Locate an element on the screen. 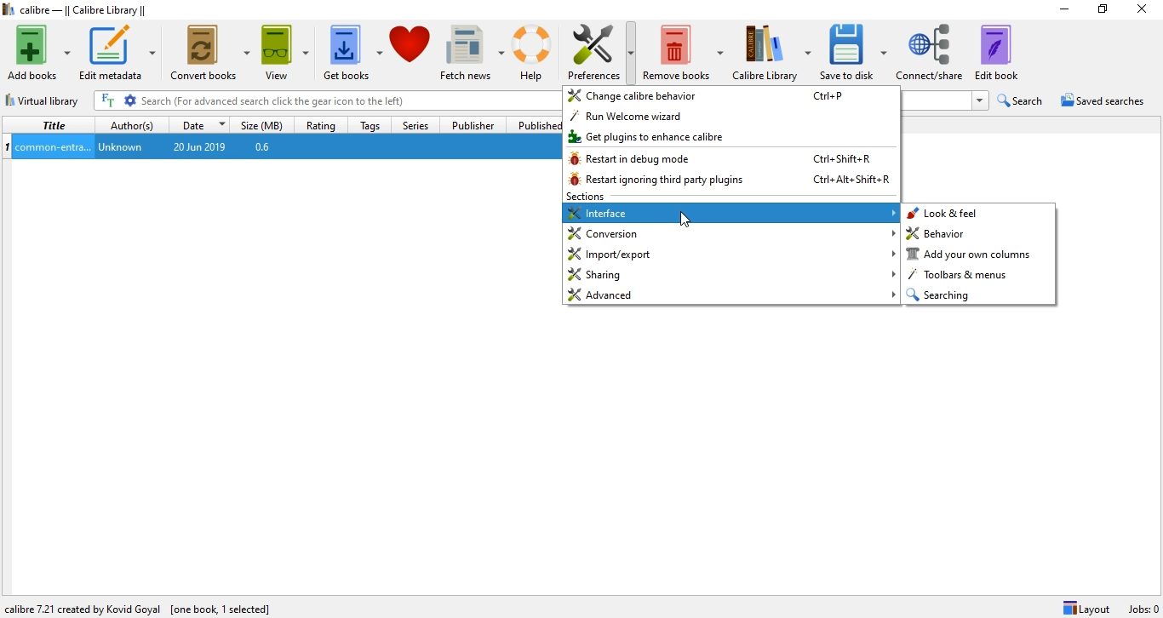  run welcome wizard is located at coordinates (732, 118).